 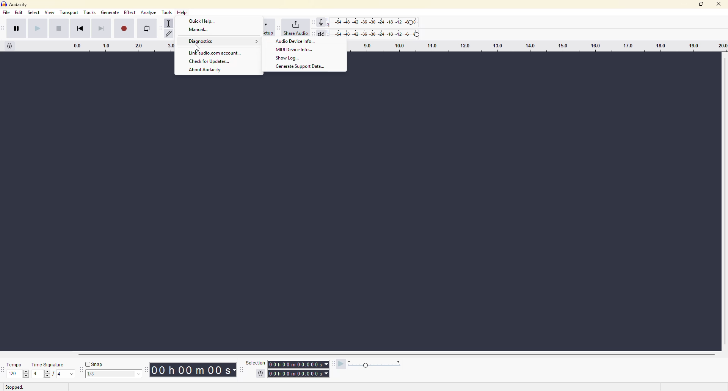 What do you see at coordinates (116, 47) in the screenshot?
I see `click and drag to define a looping region` at bounding box center [116, 47].